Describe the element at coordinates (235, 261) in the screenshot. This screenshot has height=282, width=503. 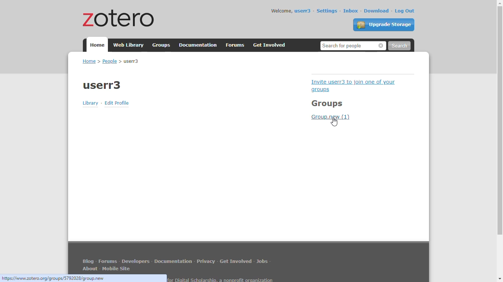
I see `get involved` at that location.